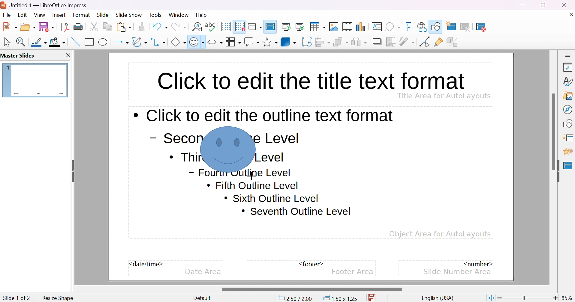  What do you see at coordinates (107, 26) in the screenshot?
I see `copy` at bounding box center [107, 26].